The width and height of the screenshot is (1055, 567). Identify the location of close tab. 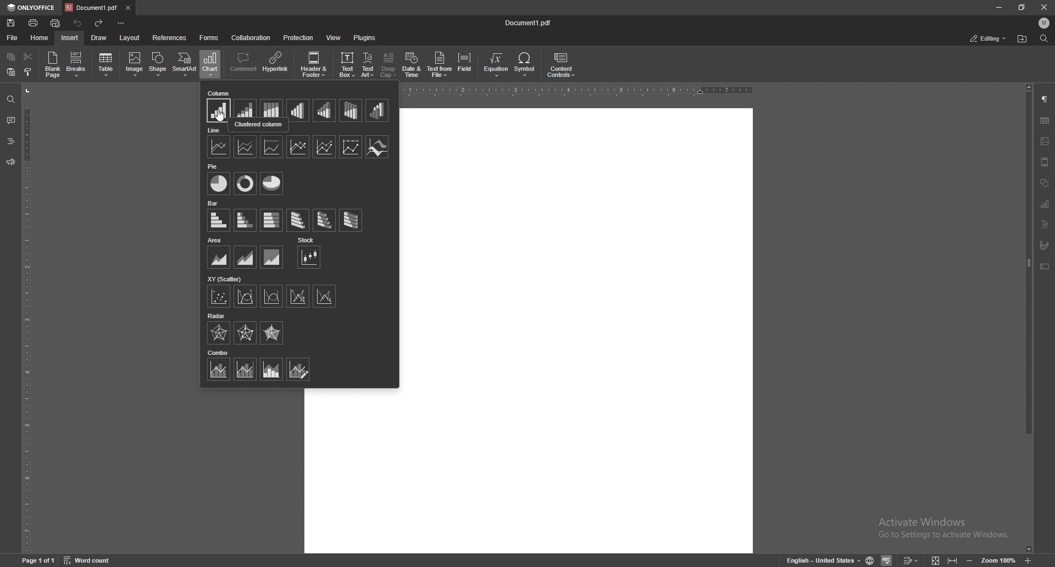
(129, 8).